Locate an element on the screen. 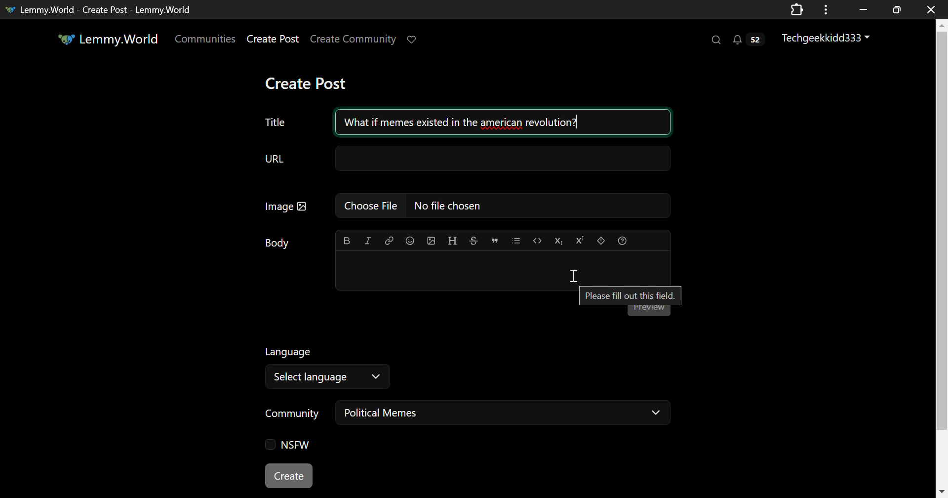  Restore Down is located at coordinates (862, 9).